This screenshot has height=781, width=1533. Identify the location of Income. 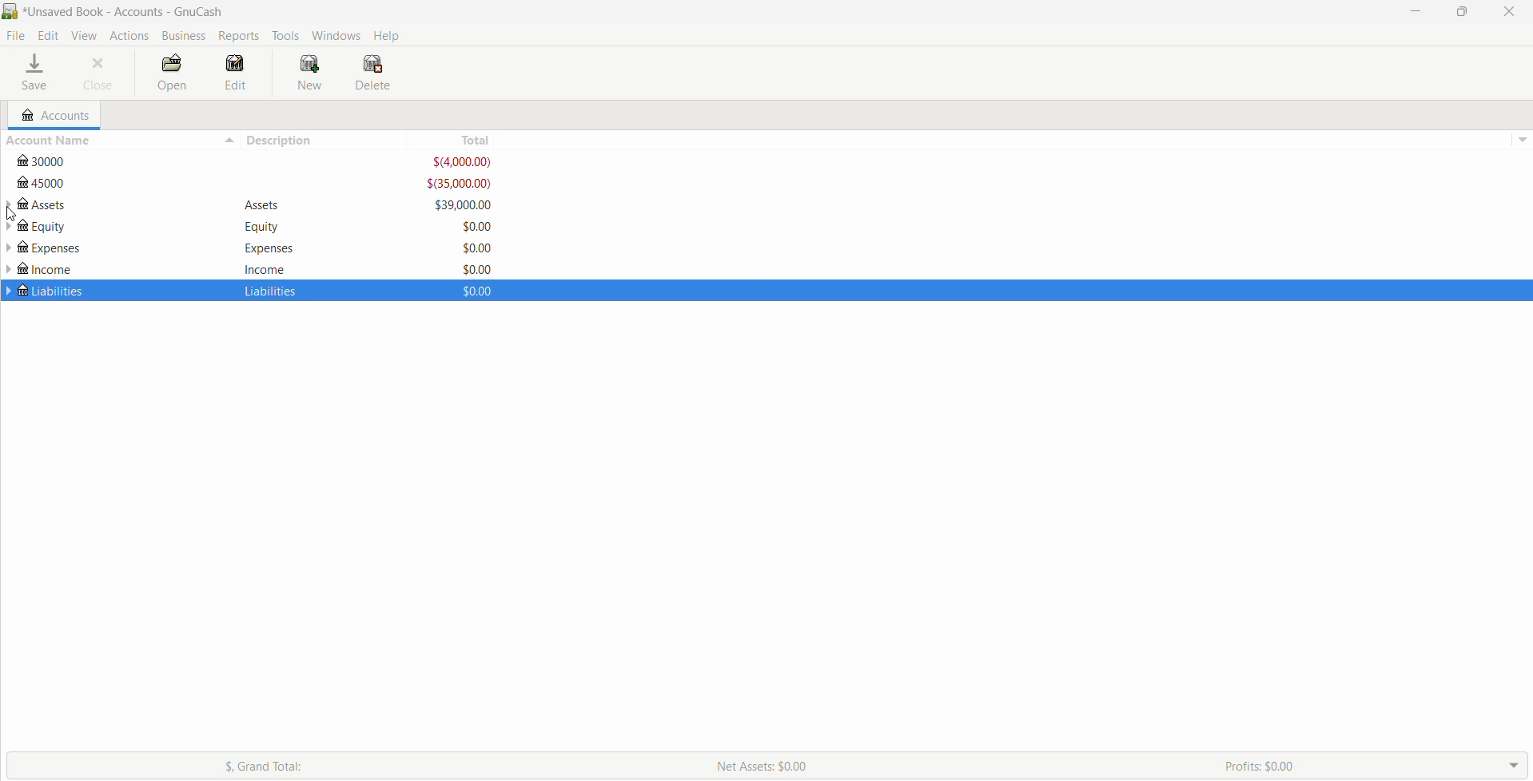
(276, 268).